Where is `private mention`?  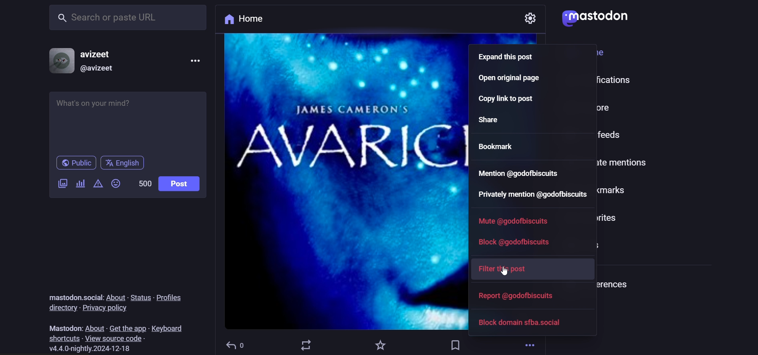 private mention is located at coordinates (540, 195).